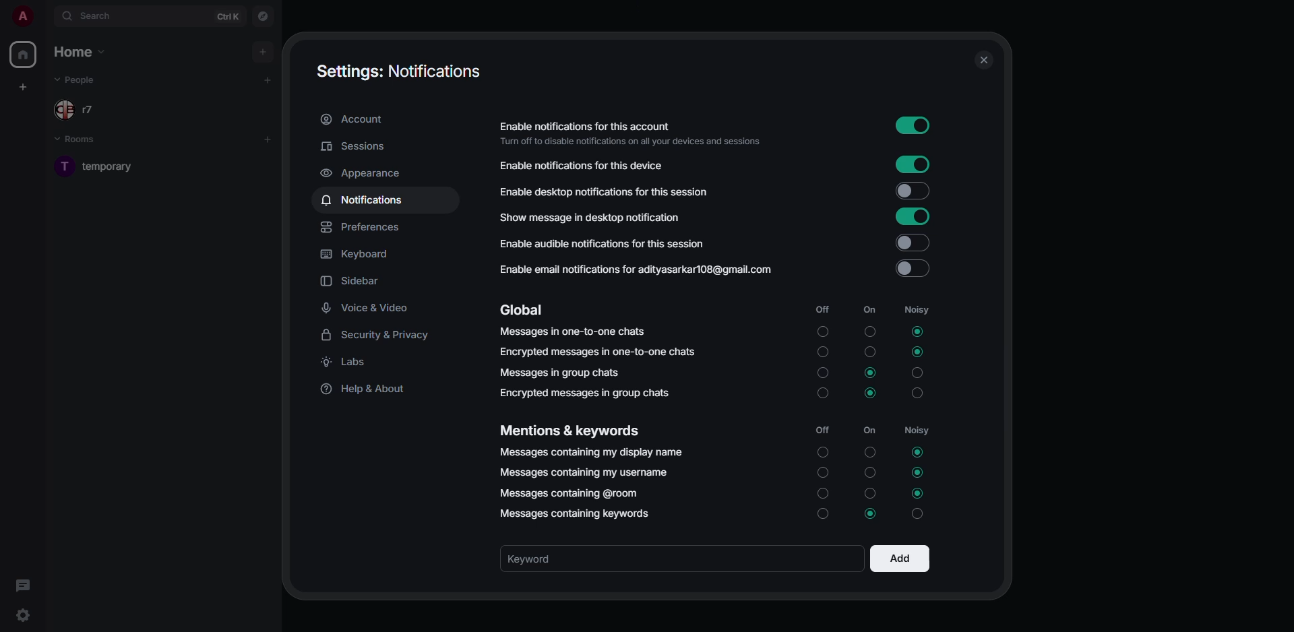 The height and width of the screenshot is (632, 1294). Describe the element at coordinates (822, 330) in the screenshot. I see `turn on` at that location.